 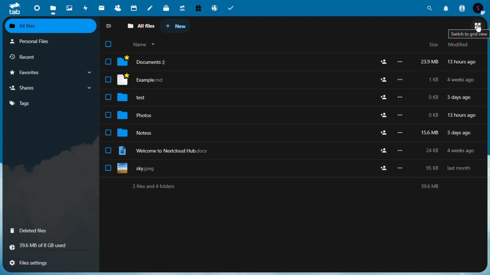 What do you see at coordinates (123, 97) in the screenshot?
I see `folder` at bounding box center [123, 97].